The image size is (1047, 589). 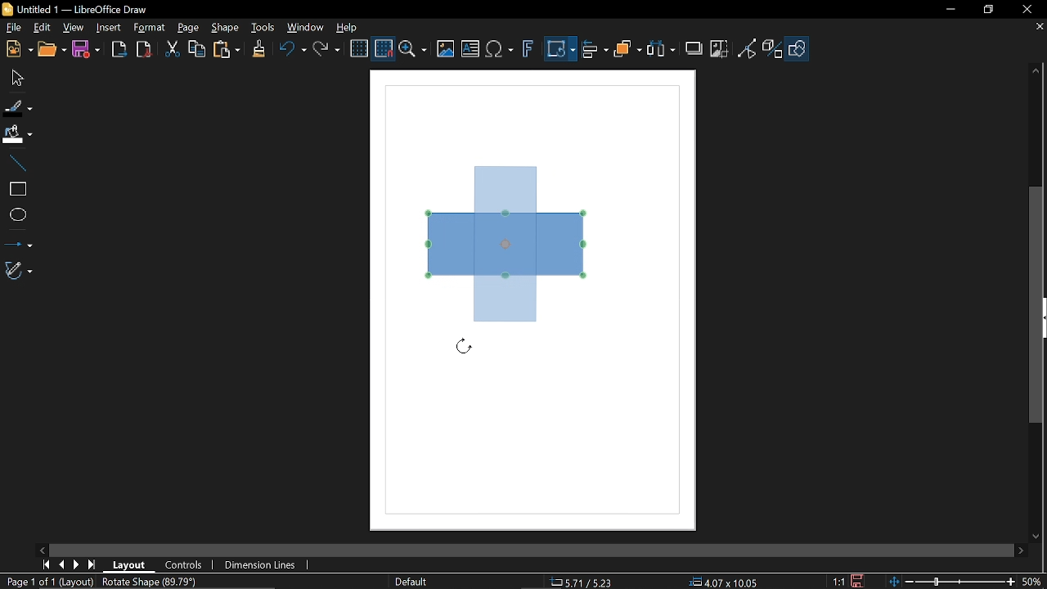 What do you see at coordinates (528, 51) in the screenshot?
I see `Insert fontwork` at bounding box center [528, 51].